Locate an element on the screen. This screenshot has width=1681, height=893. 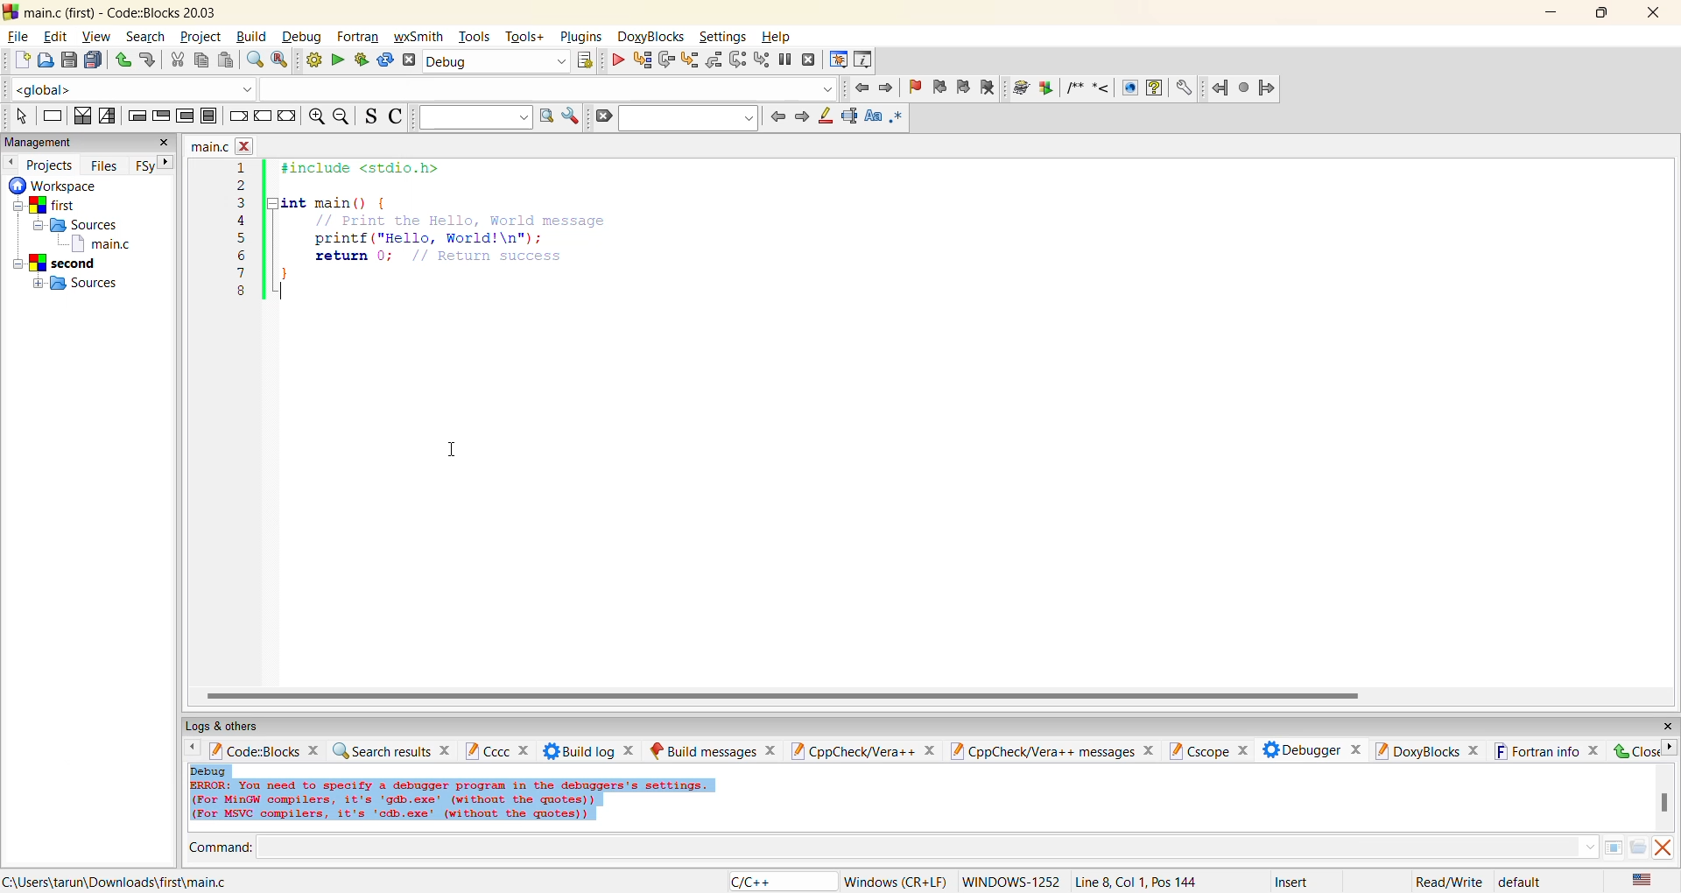
debug is located at coordinates (304, 37).